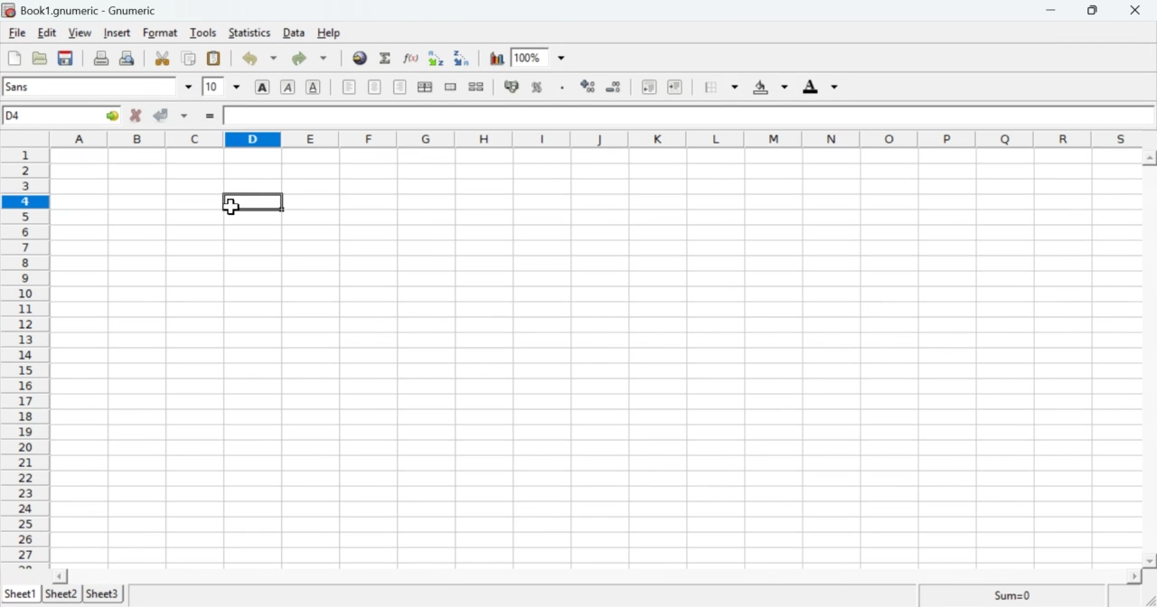 The height and width of the screenshot is (607, 1157). I want to click on Format selection as percentage, so click(537, 89).